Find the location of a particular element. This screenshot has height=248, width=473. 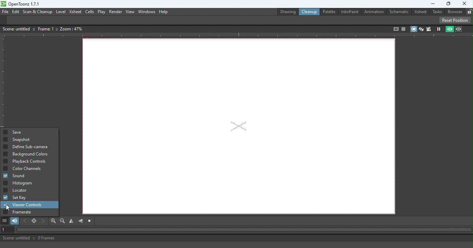

Schematic is located at coordinates (400, 11).